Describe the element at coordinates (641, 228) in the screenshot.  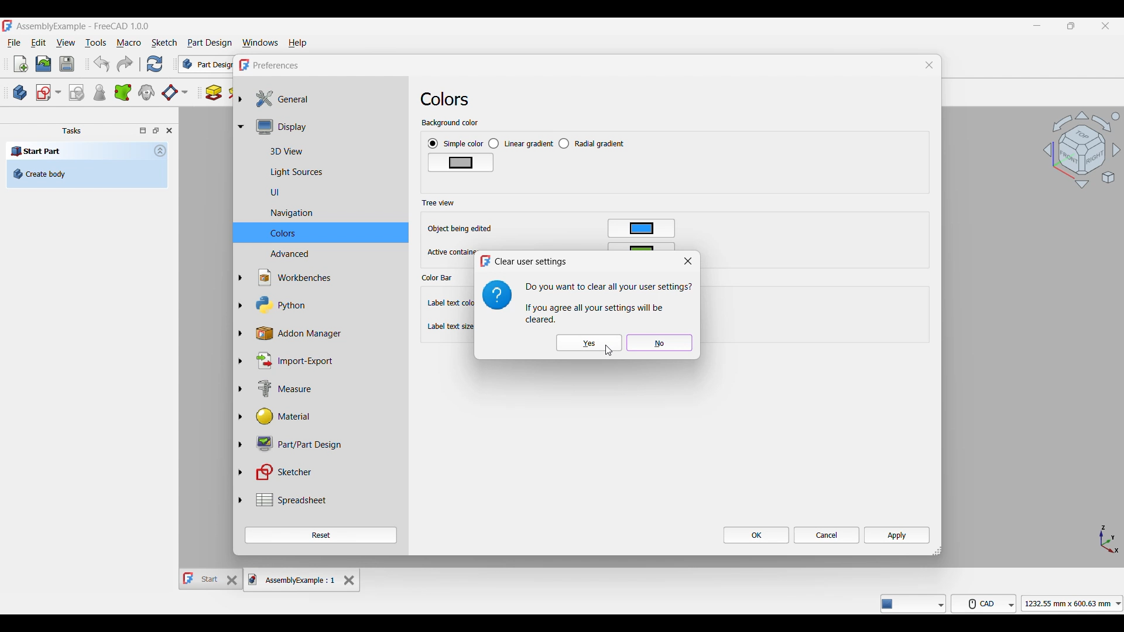
I see `Color settings for object being edited` at that location.